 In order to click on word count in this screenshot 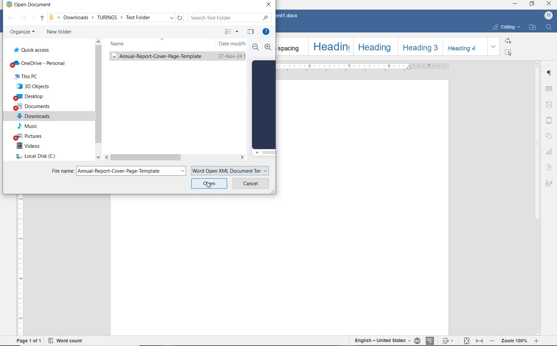, I will do `click(70, 341)`.